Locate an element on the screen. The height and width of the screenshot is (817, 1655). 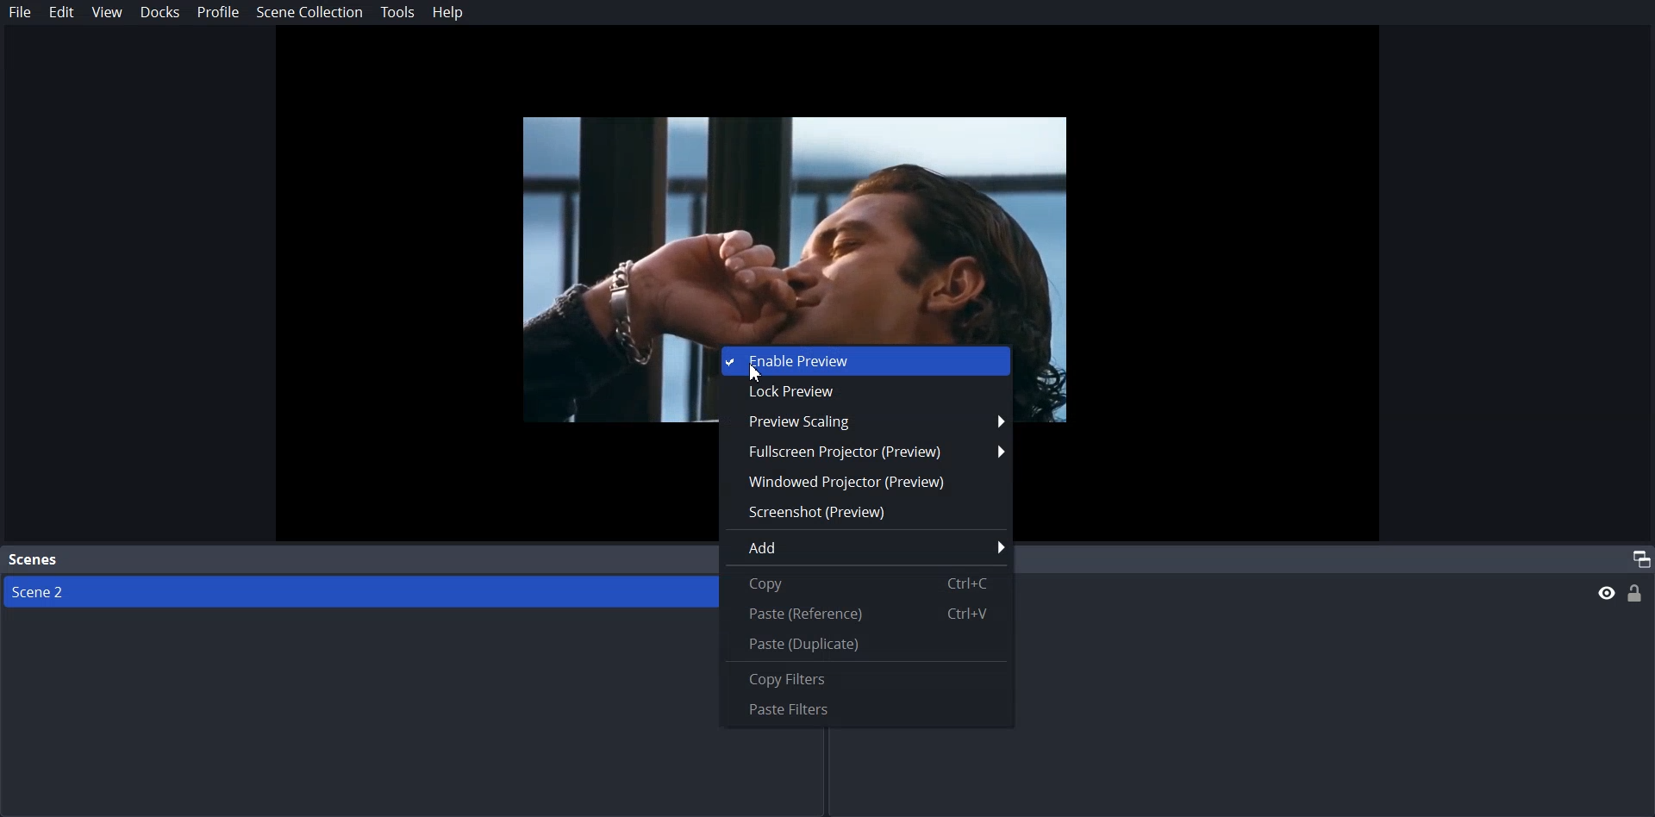
Profile is located at coordinates (217, 12).